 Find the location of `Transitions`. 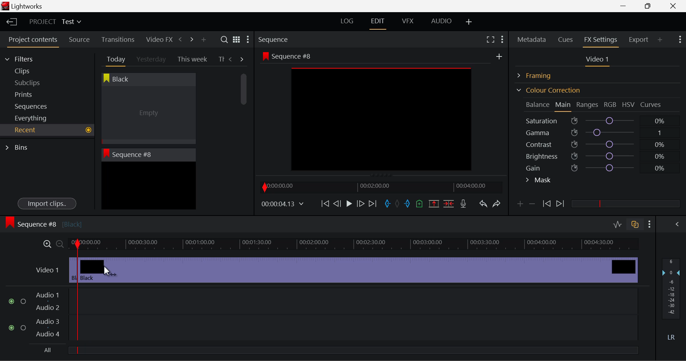

Transitions is located at coordinates (118, 39).